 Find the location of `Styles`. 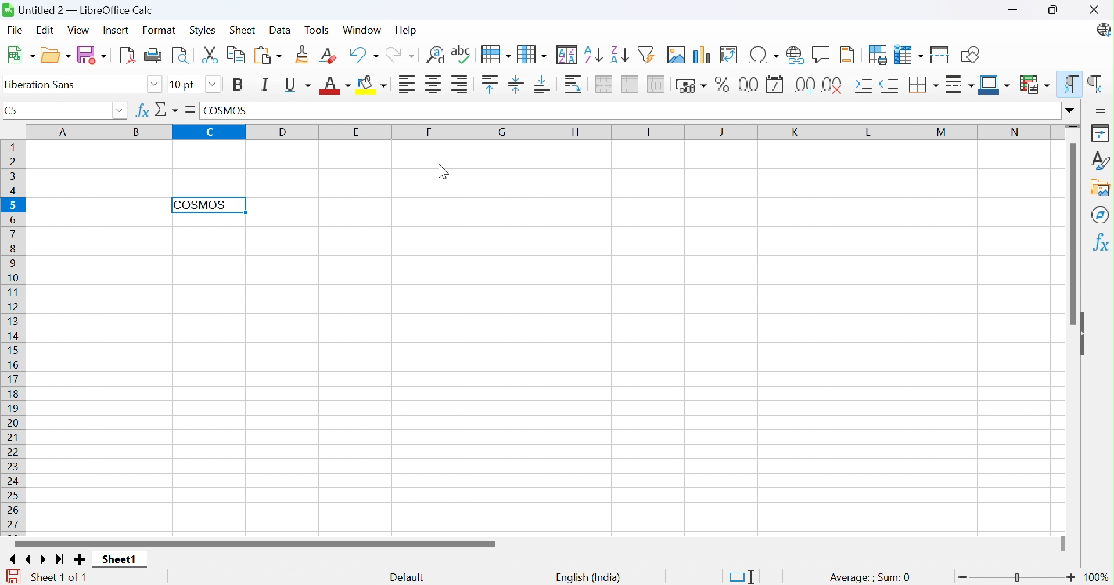

Styles is located at coordinates (1101, 160).